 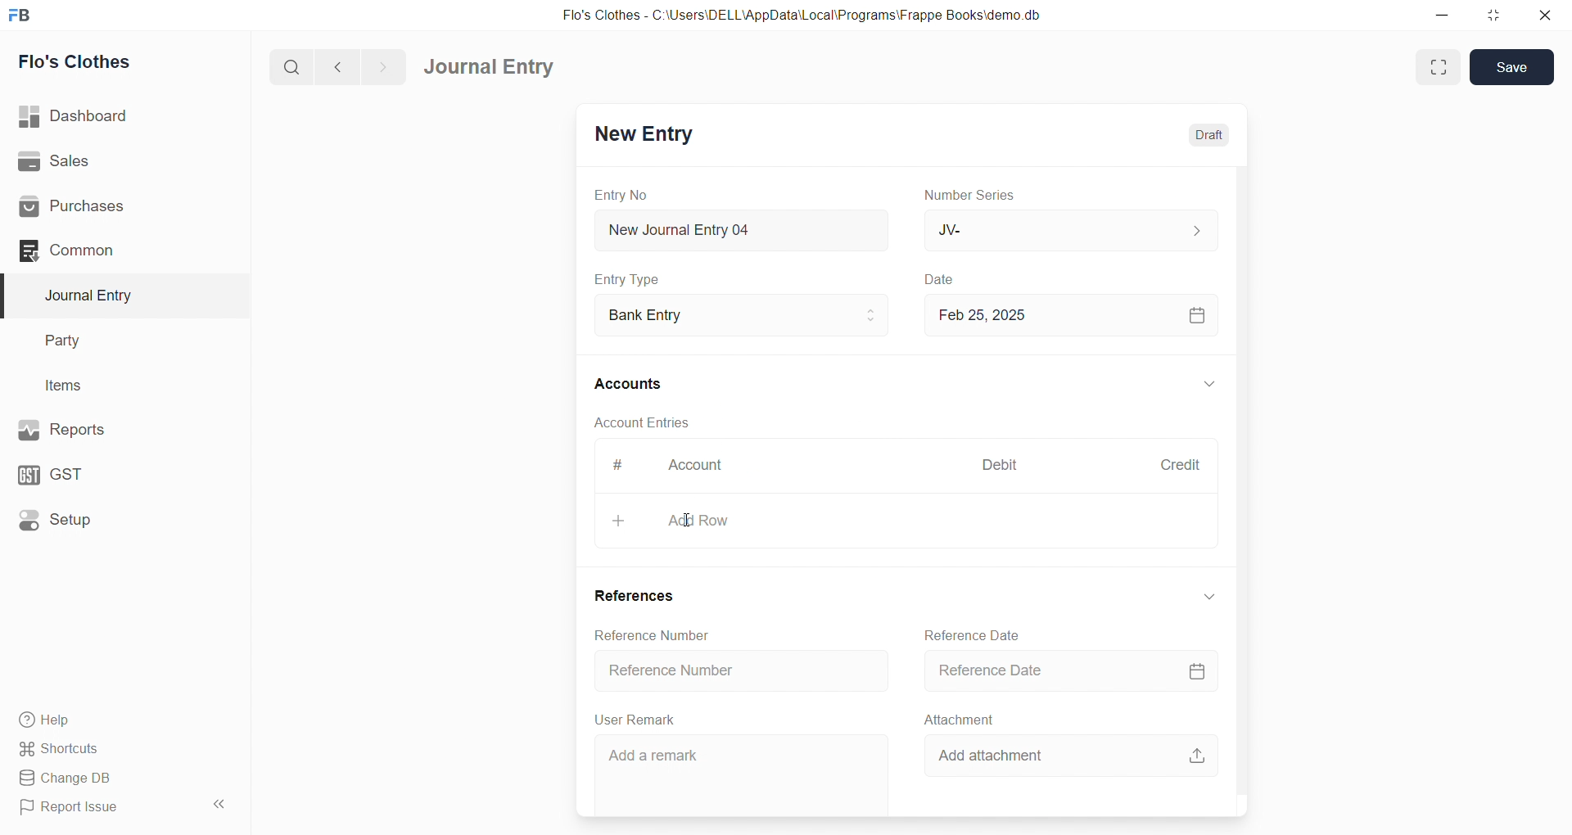 What do you see at coordinates (627, 279) in the screenshot?
I see `Entry Type` at bounding box center [627, 279].